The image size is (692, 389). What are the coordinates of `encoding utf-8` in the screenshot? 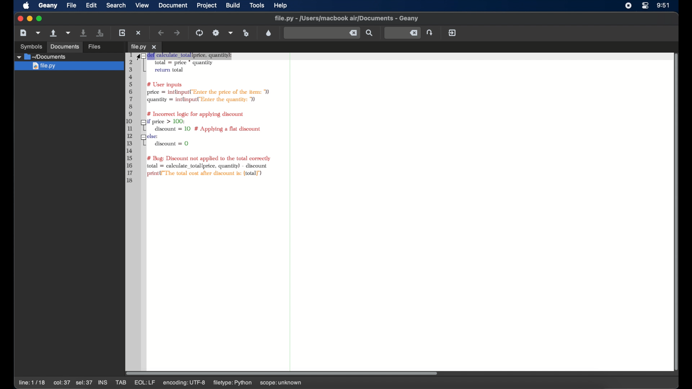 It's located at (184, 383).